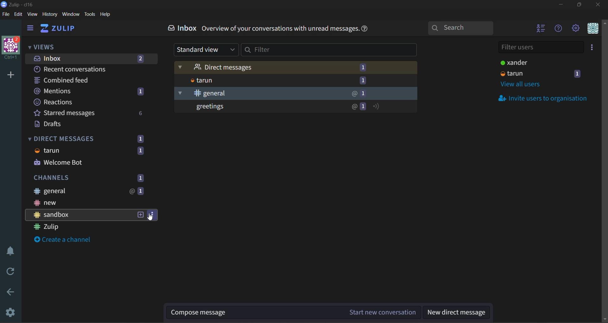 Image resolution: width=608 pixels, height=323 pixels. Describe the element at coordinates (106, 15) in the screenshot. I see `help` at that location.